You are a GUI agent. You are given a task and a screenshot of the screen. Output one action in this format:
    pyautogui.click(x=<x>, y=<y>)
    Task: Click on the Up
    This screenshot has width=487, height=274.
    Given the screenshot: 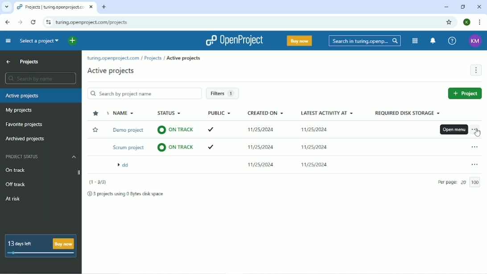 What is the action you would take?
    pyautogui.click(x=8, y=62)
    